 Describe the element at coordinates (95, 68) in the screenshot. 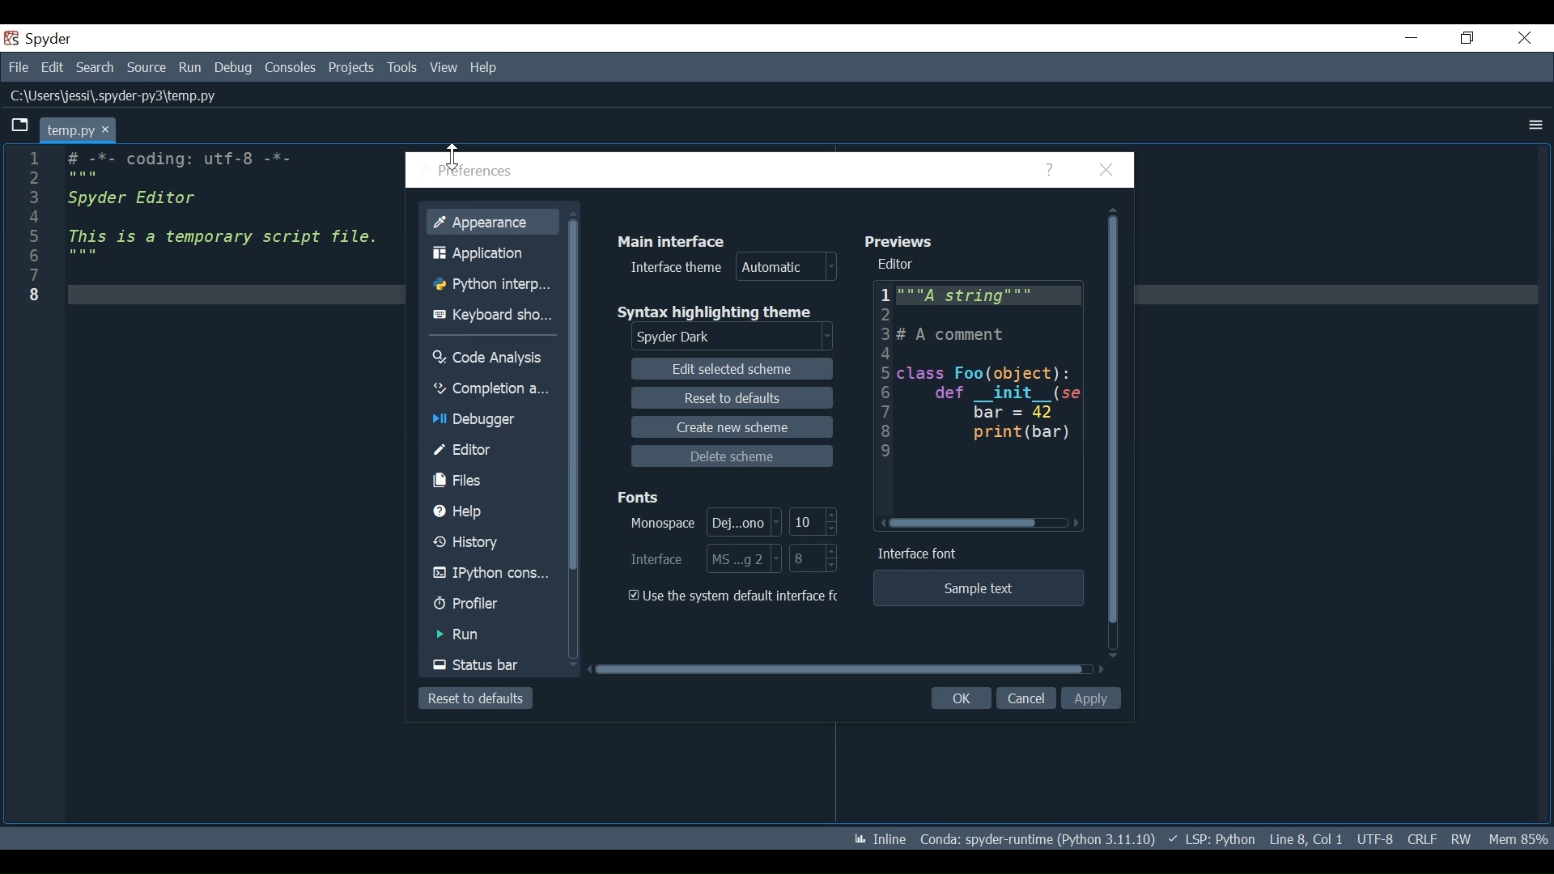

I see `Search` at that location.